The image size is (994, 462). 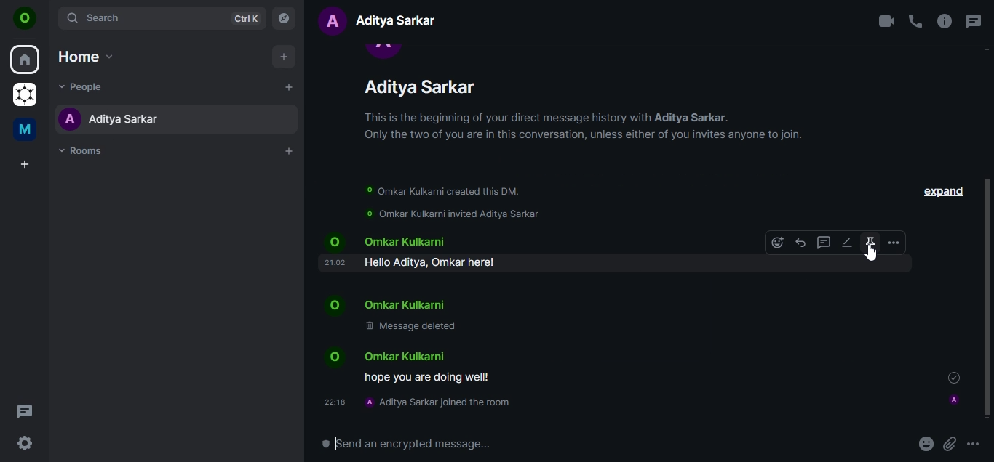 I want to click on quick settings, so click(x=30, y=444).